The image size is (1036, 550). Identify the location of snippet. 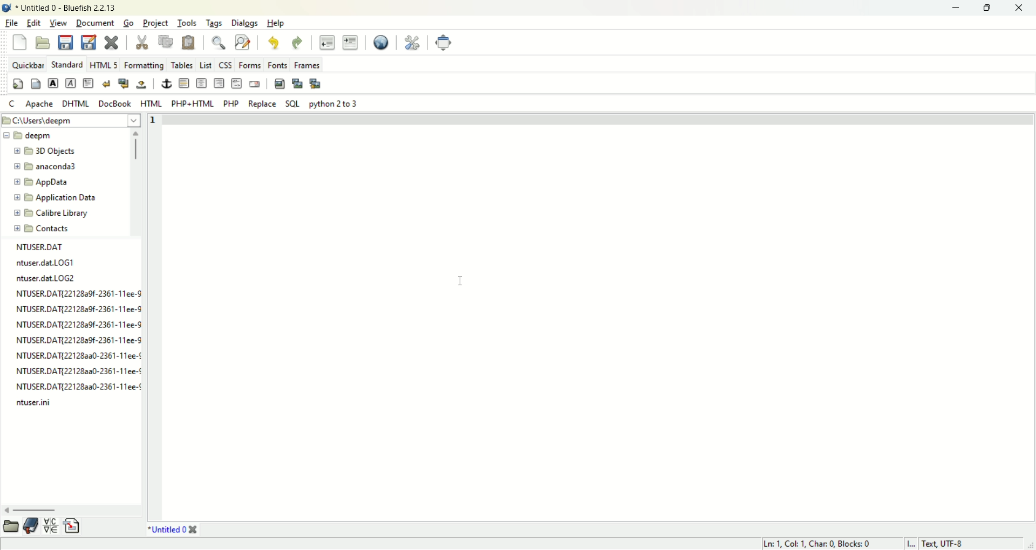
(74, 528).